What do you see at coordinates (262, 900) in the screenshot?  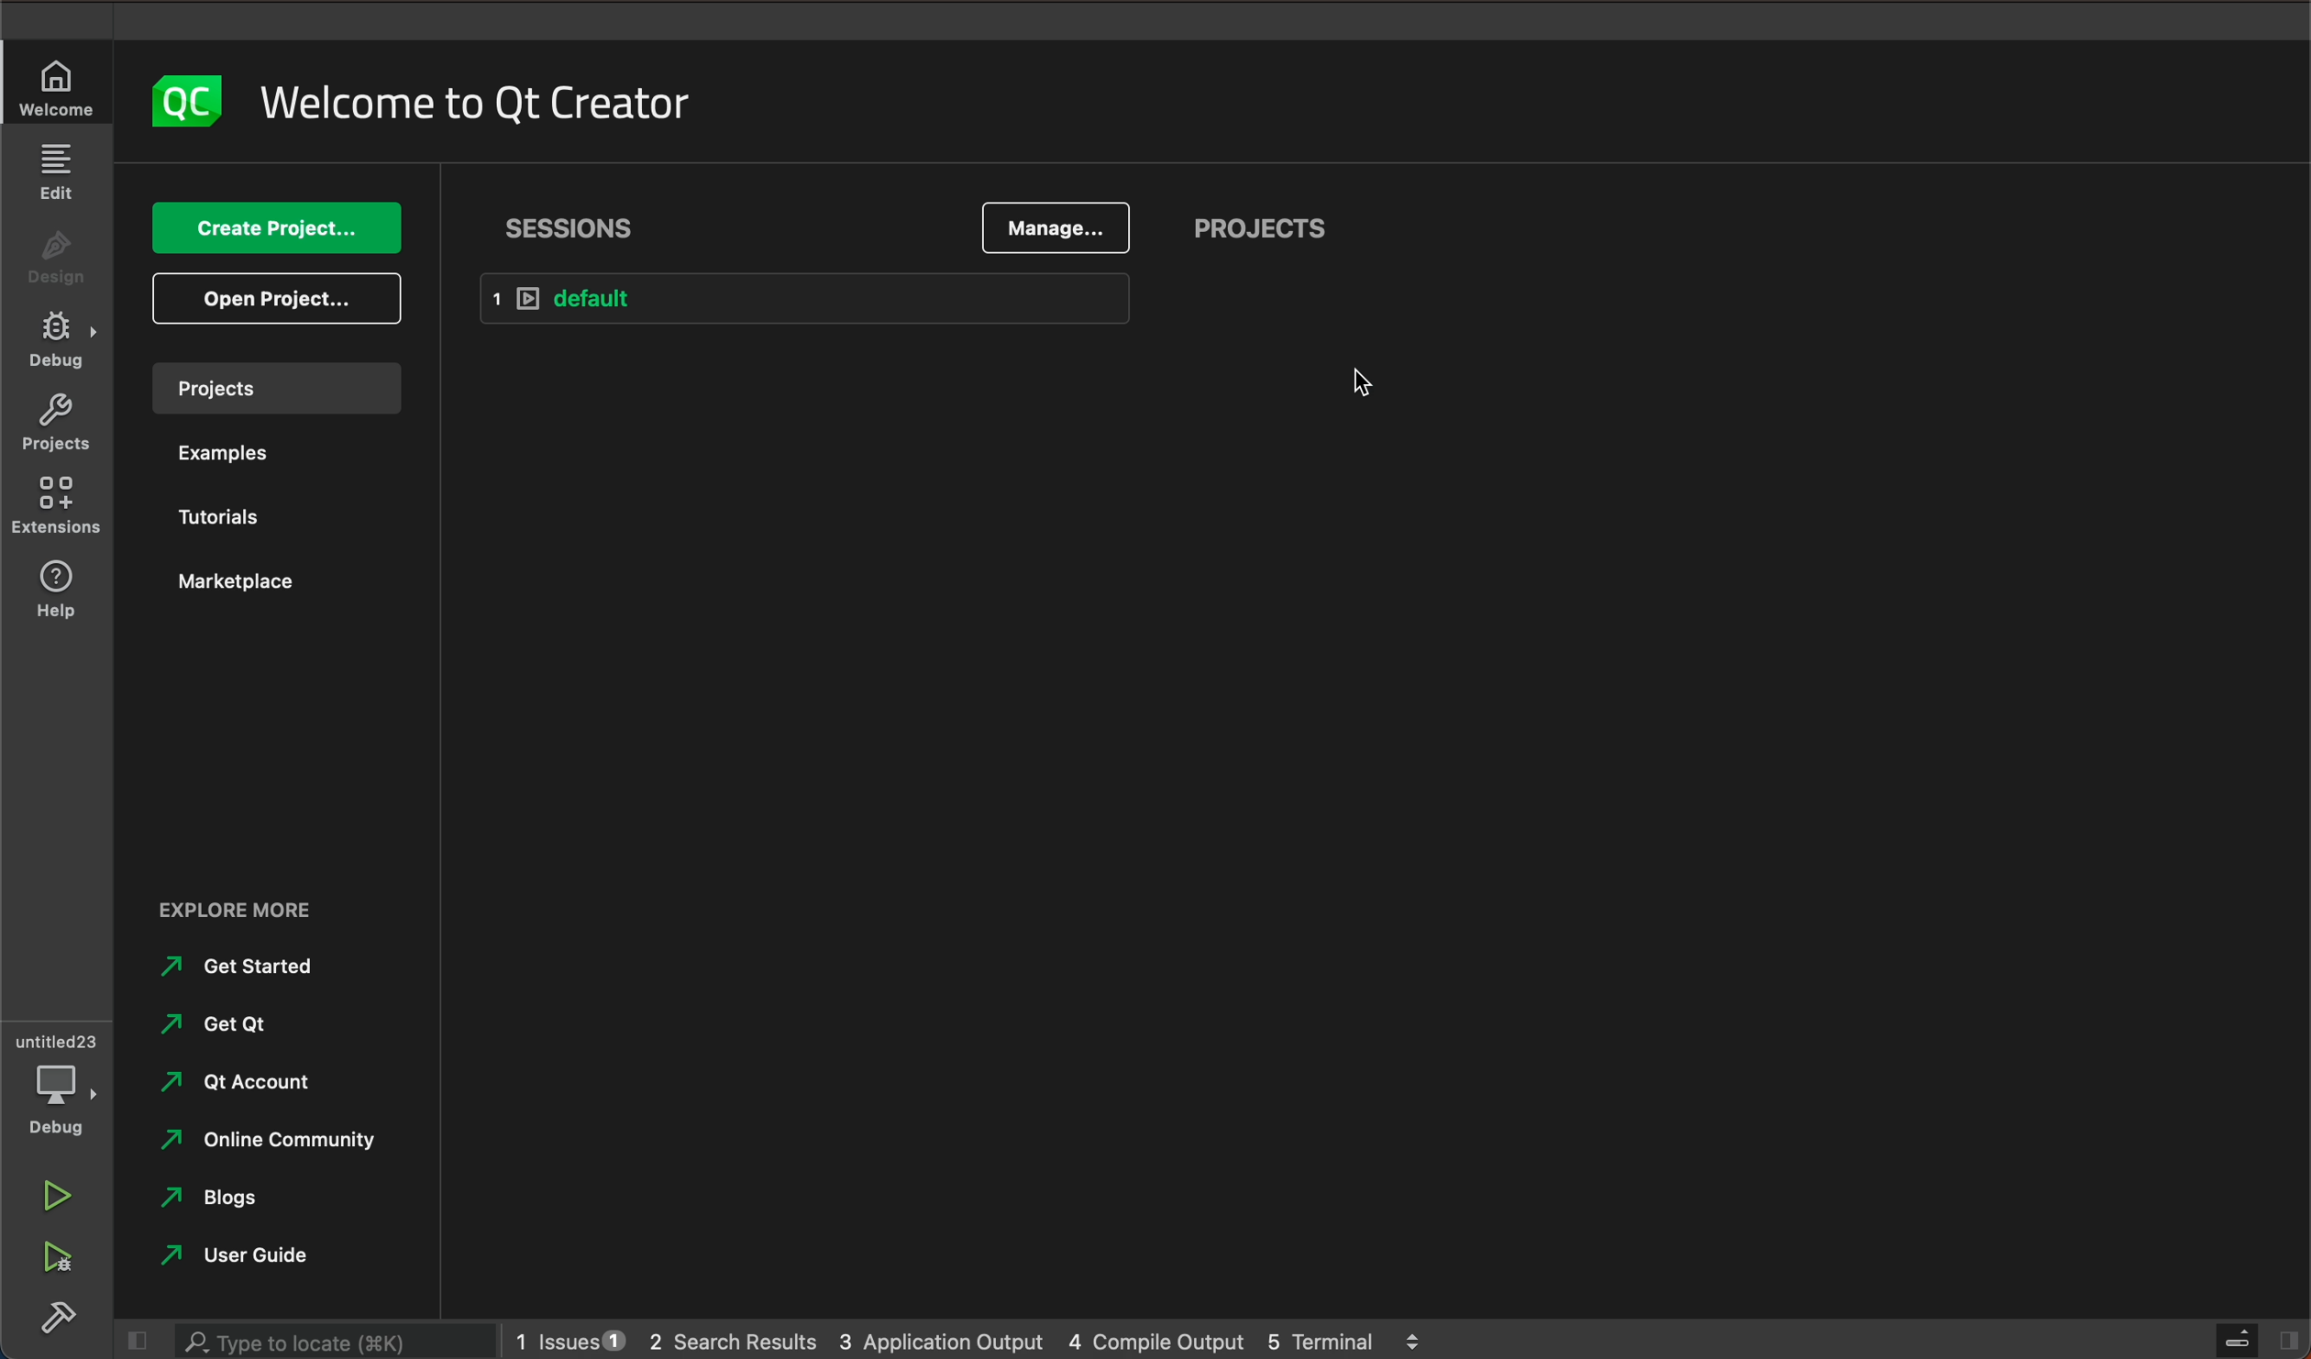 I see `explore more` at bounding box center [262, 900].